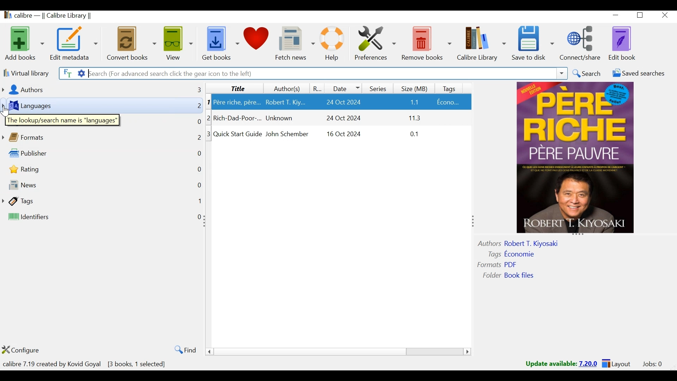 This screenshot has height=381, width=677. What do you see at coordinates (63, 217) in the screenshot?
I see `Identifiers` at bounding box center [63, 217].